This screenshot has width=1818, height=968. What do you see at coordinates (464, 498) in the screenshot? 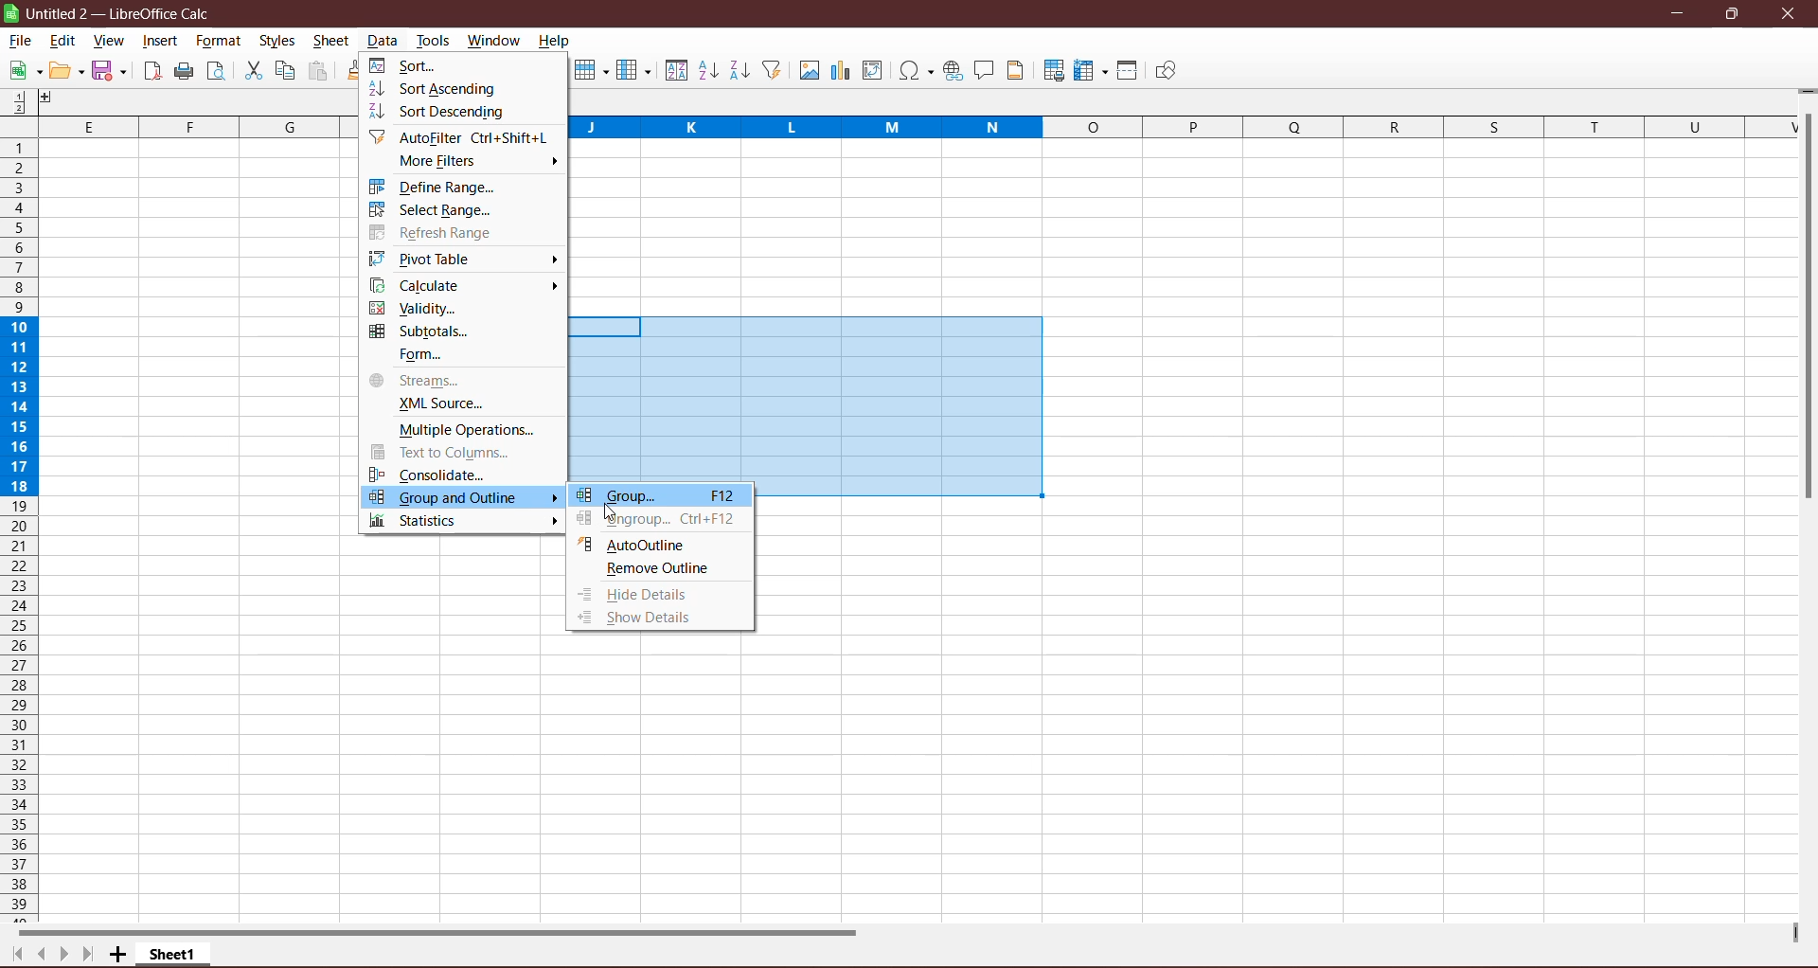
I see `Group and Outline` at bounding box center [464, 498].